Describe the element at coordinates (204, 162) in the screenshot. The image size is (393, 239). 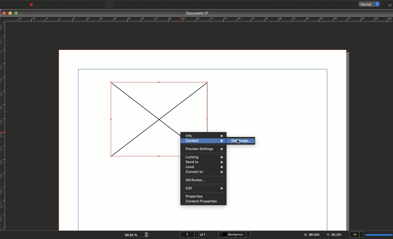
I see `Send to` at that location.